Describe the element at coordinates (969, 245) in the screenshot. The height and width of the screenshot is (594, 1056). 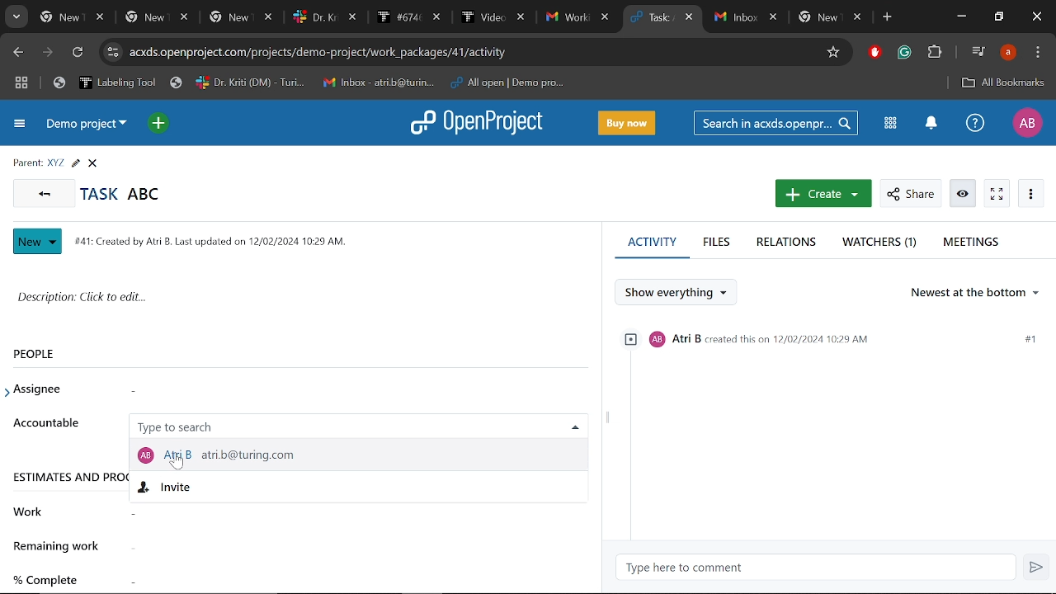
I see `Meetings` at that location.